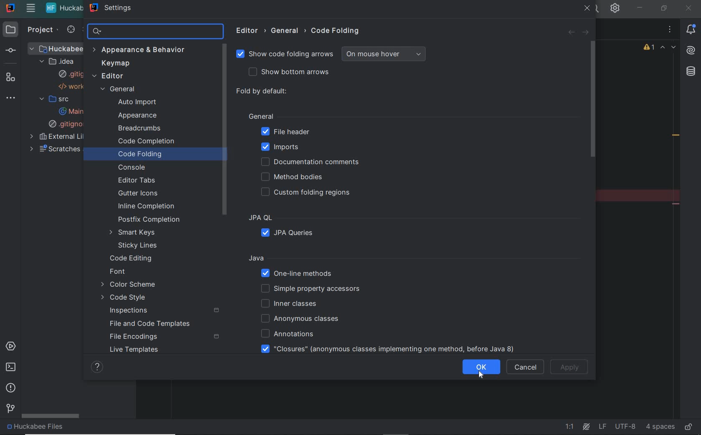  Describe the element at coordinates (137, 246) in the screenshot. I see `sticky lines` at that location.